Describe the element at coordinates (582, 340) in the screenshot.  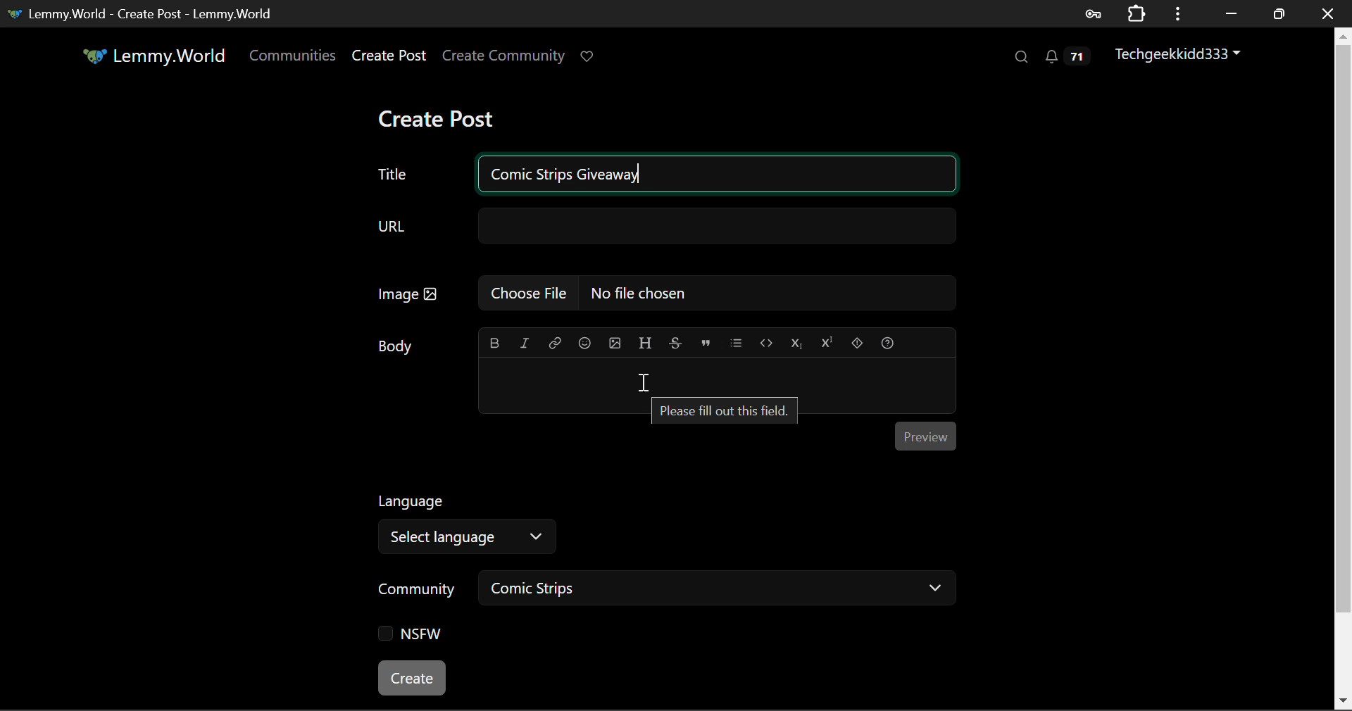
I see `emoji` at that location.